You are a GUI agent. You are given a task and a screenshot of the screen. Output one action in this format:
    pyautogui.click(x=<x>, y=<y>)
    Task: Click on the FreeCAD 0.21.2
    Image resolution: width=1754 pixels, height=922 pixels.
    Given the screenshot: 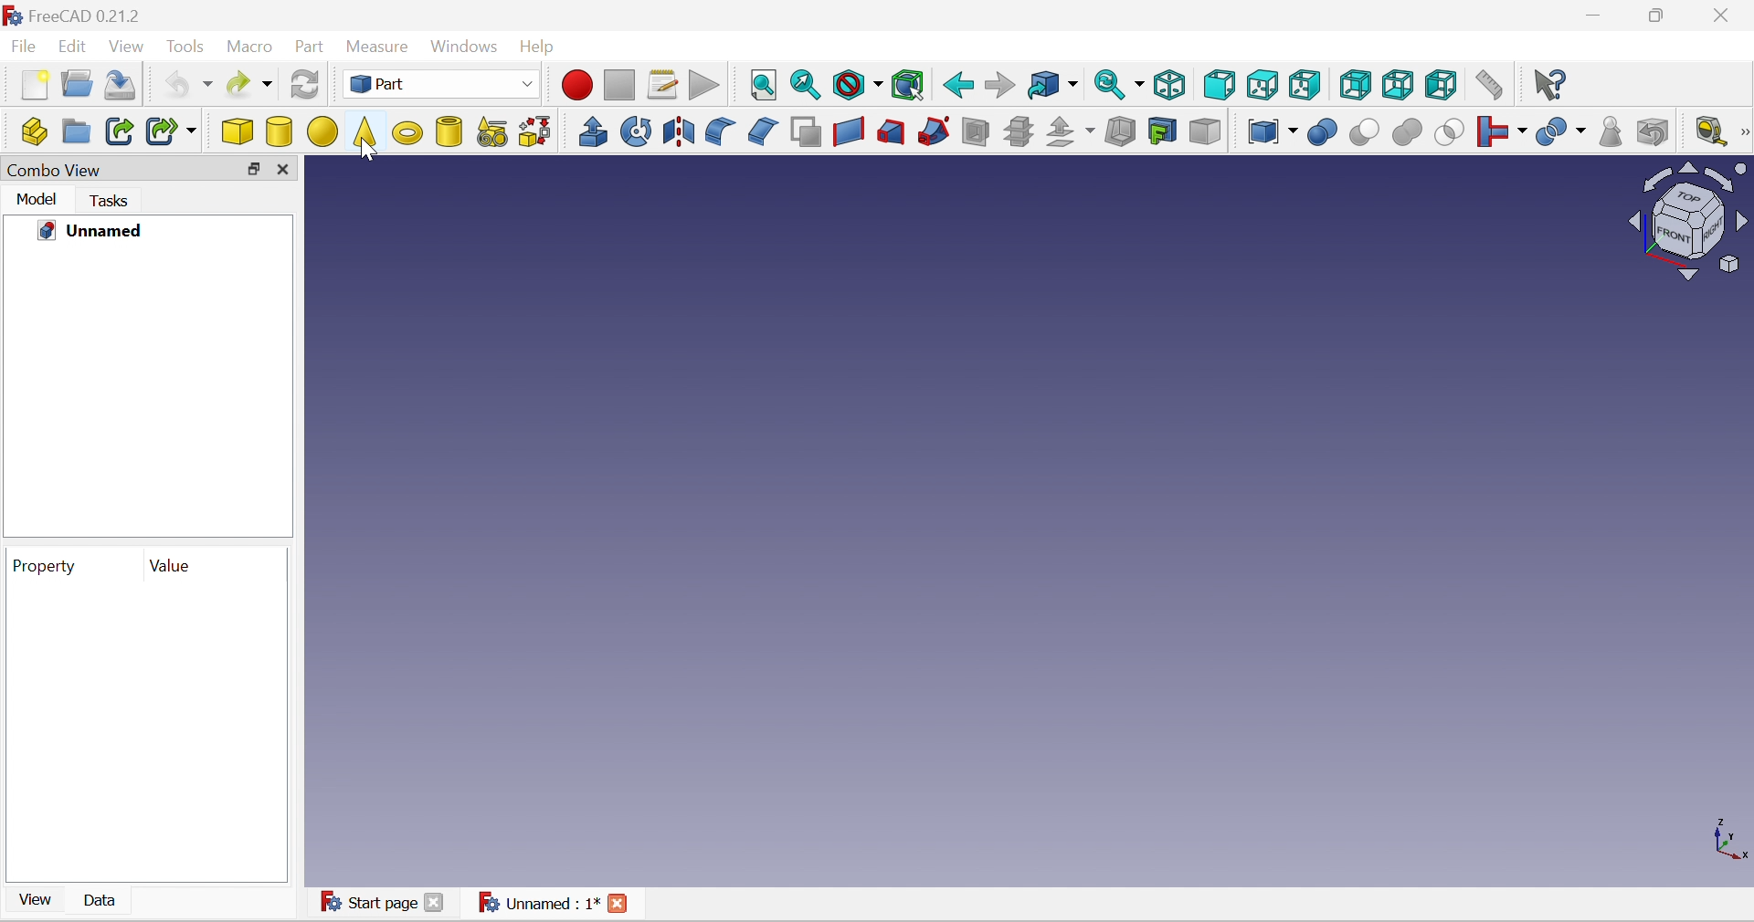 What is the action you would take?
    pyautogui.click(x=80, y=17)
    